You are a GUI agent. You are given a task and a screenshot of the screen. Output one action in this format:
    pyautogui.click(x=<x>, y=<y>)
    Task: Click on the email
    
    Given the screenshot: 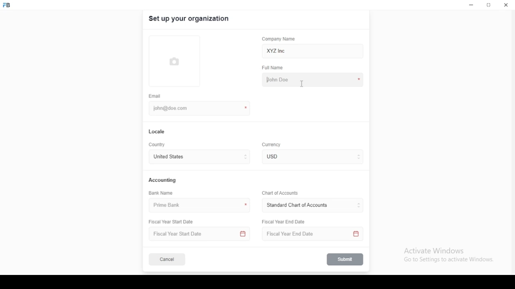 What is the action you would take?
    pyautogui.click(x=155, y=96)
    